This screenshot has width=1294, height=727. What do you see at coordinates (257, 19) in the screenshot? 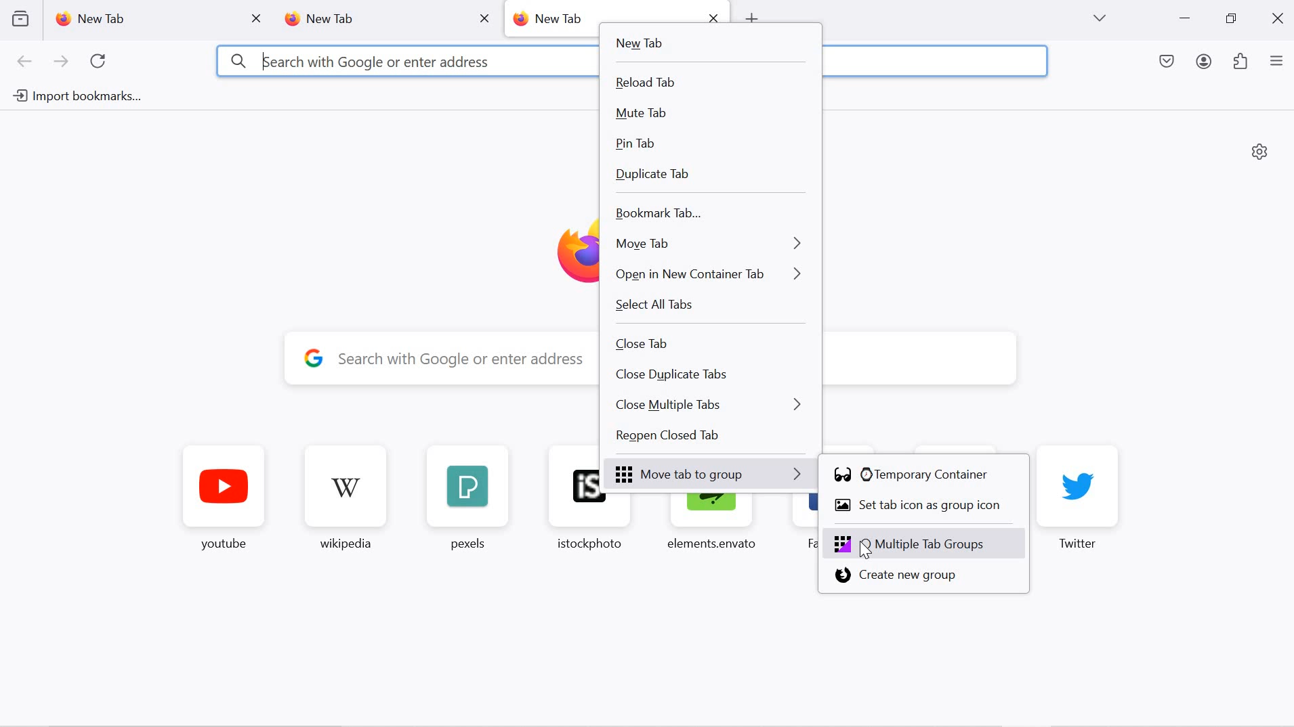
I see `close tab` at bounding box center [257, 19].